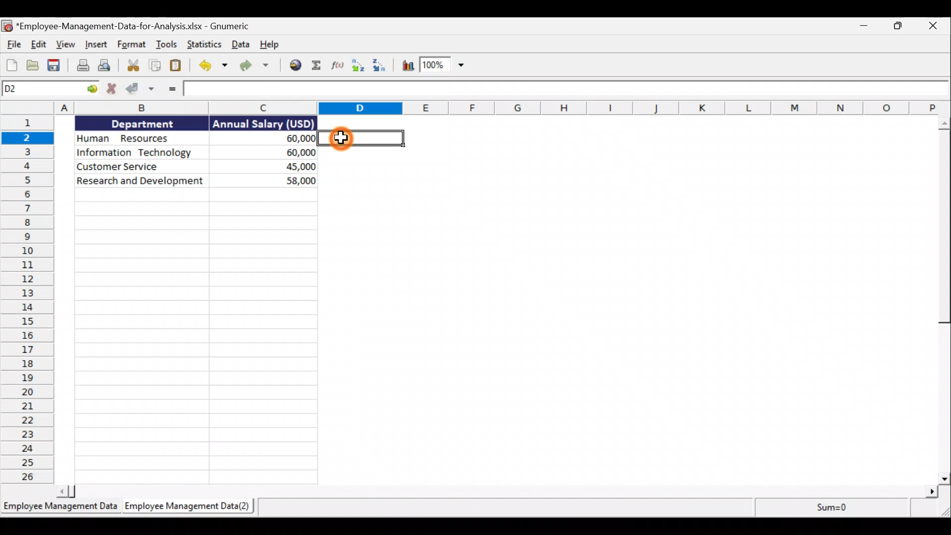  I want to click on Enter Formula, so click(172, 91).